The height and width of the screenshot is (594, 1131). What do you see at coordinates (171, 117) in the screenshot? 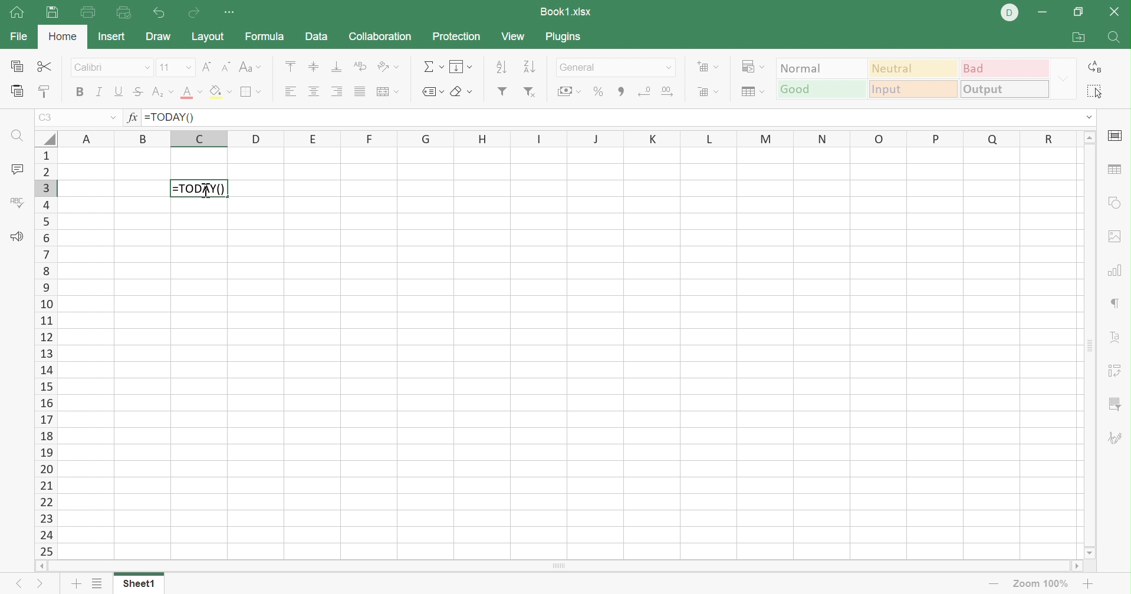
I see `=TODAY()` at bounding box center [171, 117].